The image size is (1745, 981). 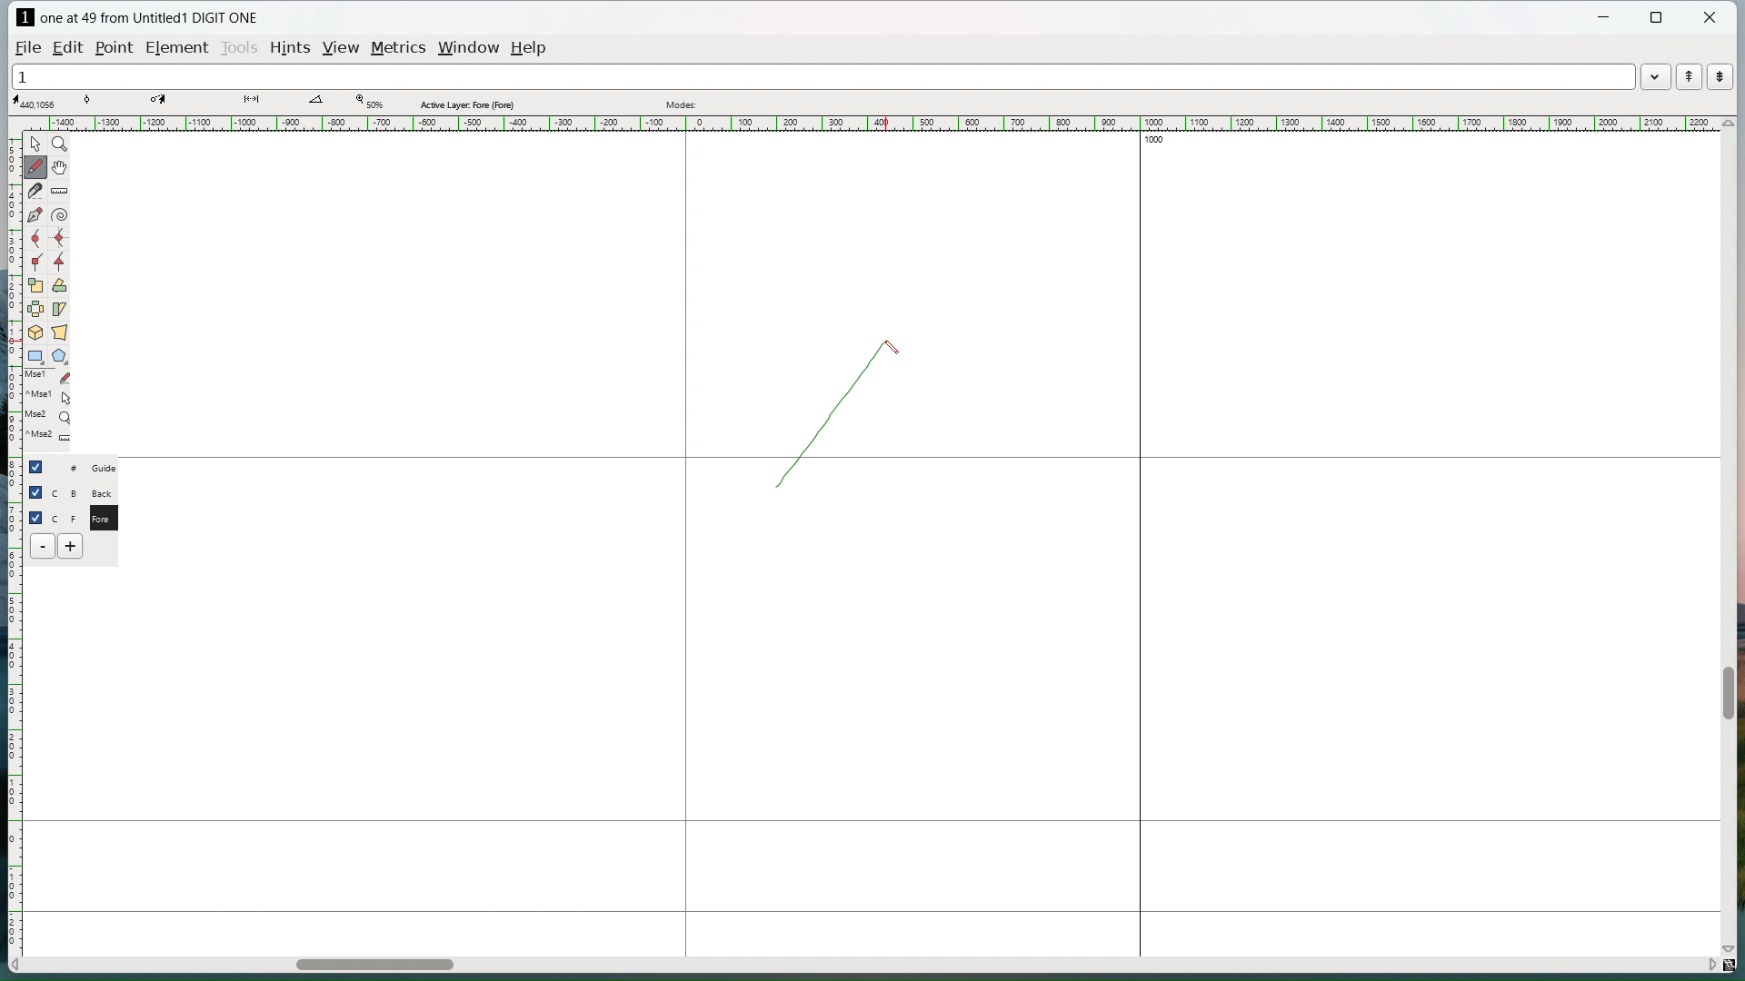 What do you see at coordinates (151, 18) in the screenshot?
I see `one at 49 from Untitled1 DIGIT ONE` at bounding box center [151, 18].